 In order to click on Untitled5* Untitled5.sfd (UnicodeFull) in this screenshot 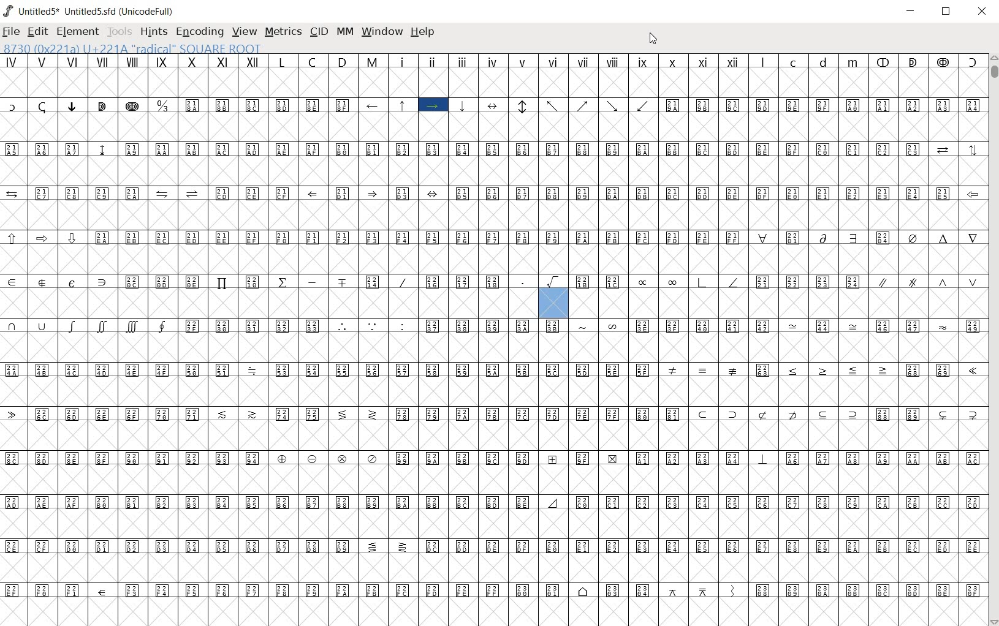, I will do `click(89, 9)`.